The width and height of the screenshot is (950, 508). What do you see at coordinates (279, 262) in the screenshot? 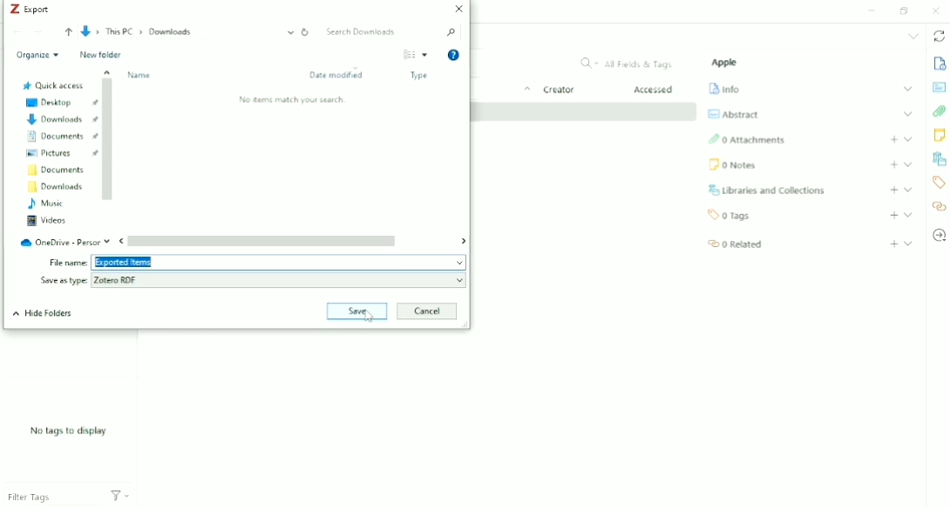
I see `Exported items` at bounding box center [279, 262].